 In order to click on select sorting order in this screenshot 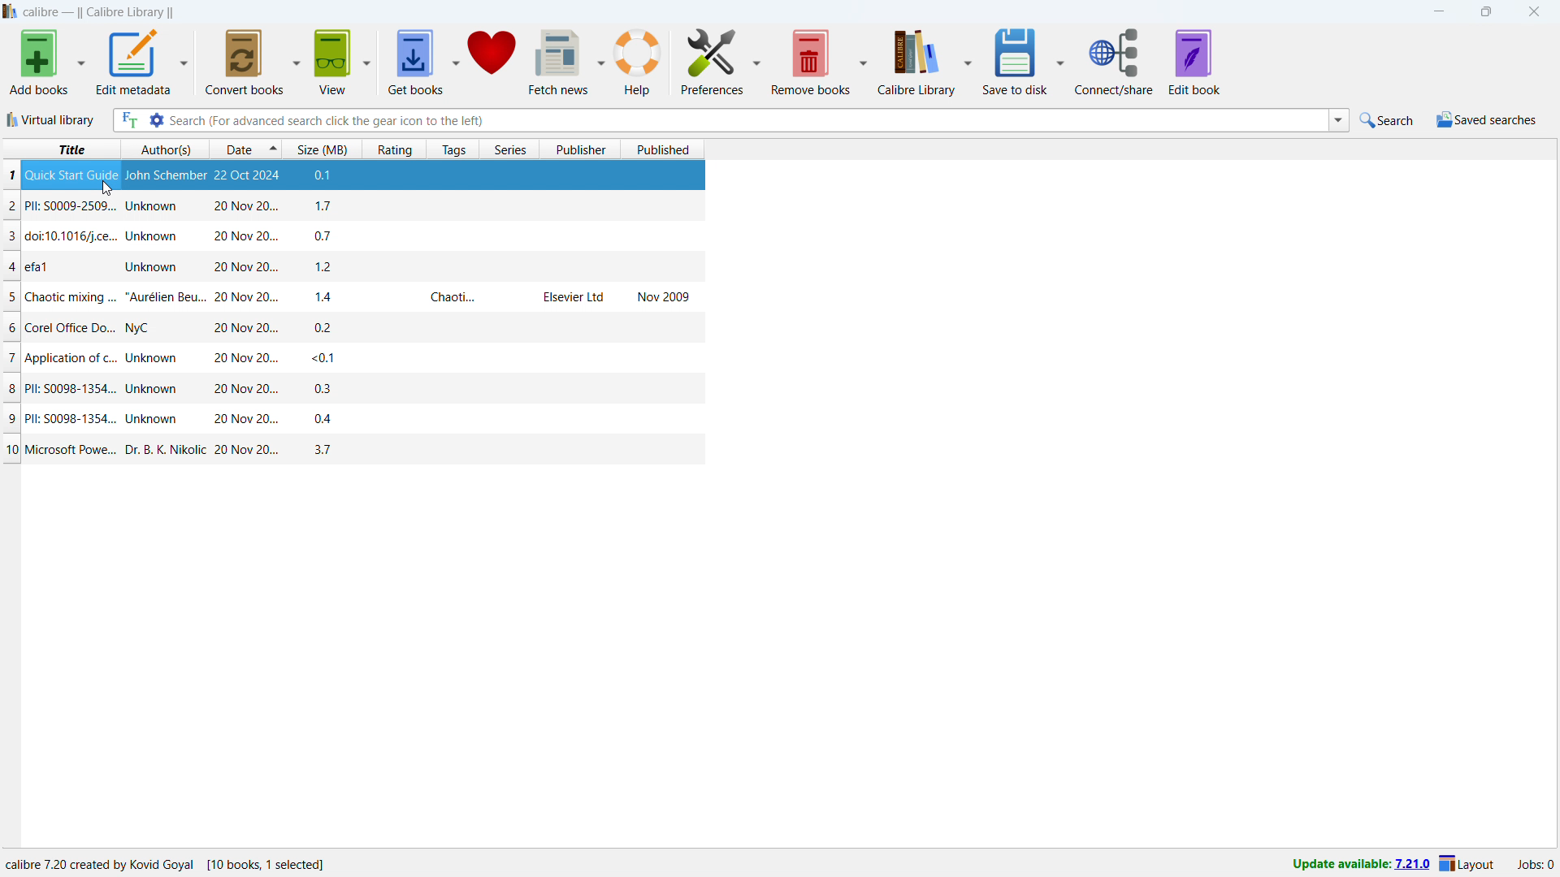, I will do `click(272, 149)`.